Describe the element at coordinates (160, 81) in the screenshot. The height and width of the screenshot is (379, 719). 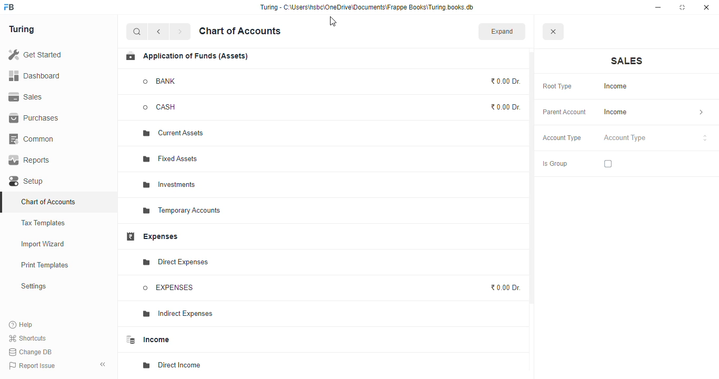
I see `BANK ` at that location.